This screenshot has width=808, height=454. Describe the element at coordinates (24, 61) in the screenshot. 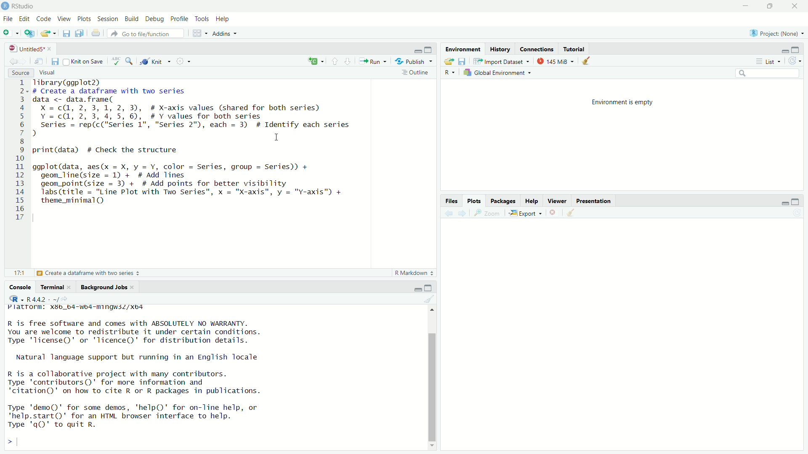

I see `Go forward to the next source selection` at that location.